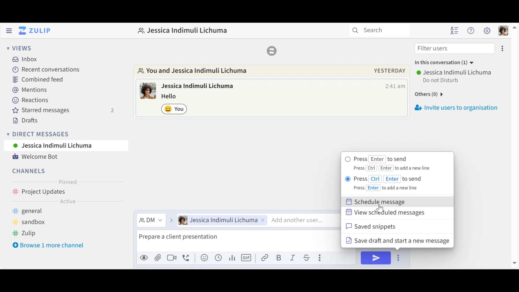  What do you see at coordinates (34, 31) in the screenshot?
I see `Go to Home View` at bounding box center [34, 31].